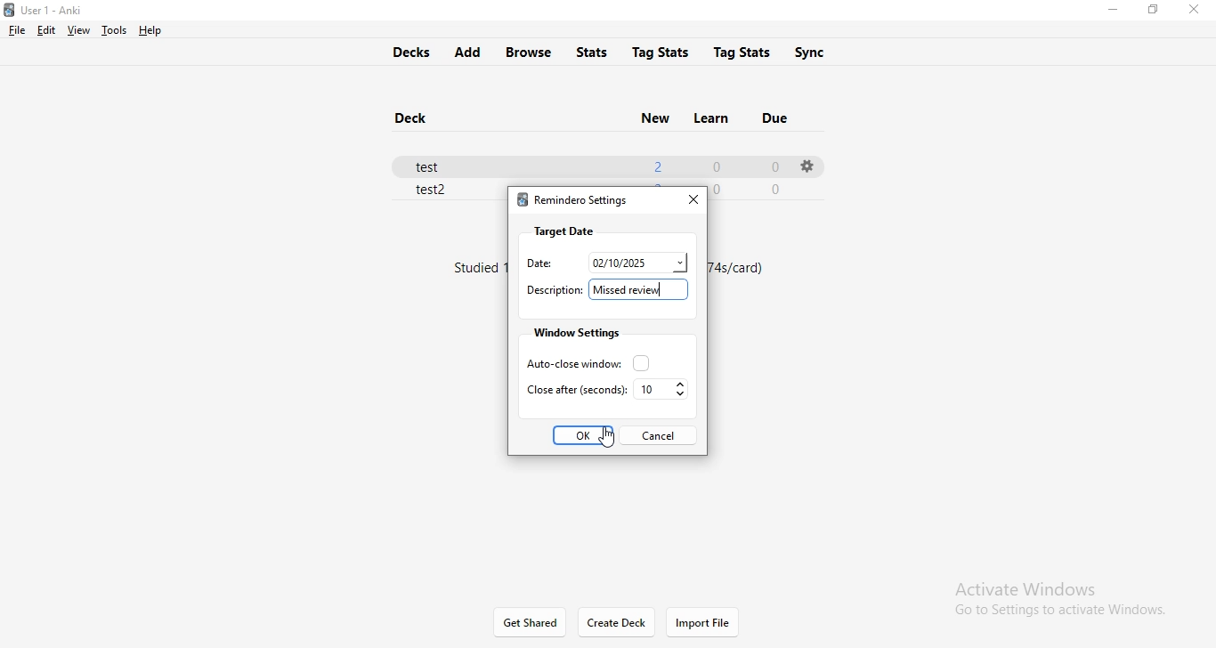 Image resolution: width=1216 pixels, height=648 pixels. Describe the element at coordinates (572, 202) in the screenshot. I see `remindero settings` at that location.